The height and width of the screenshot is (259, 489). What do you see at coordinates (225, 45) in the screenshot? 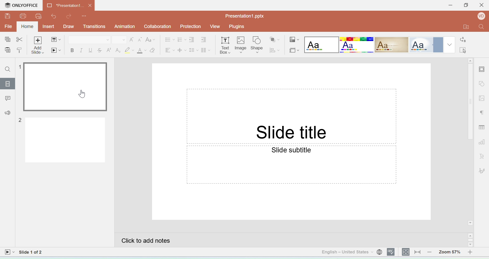
I see `Insert horizontal text box` at bounding box center [225, 45].